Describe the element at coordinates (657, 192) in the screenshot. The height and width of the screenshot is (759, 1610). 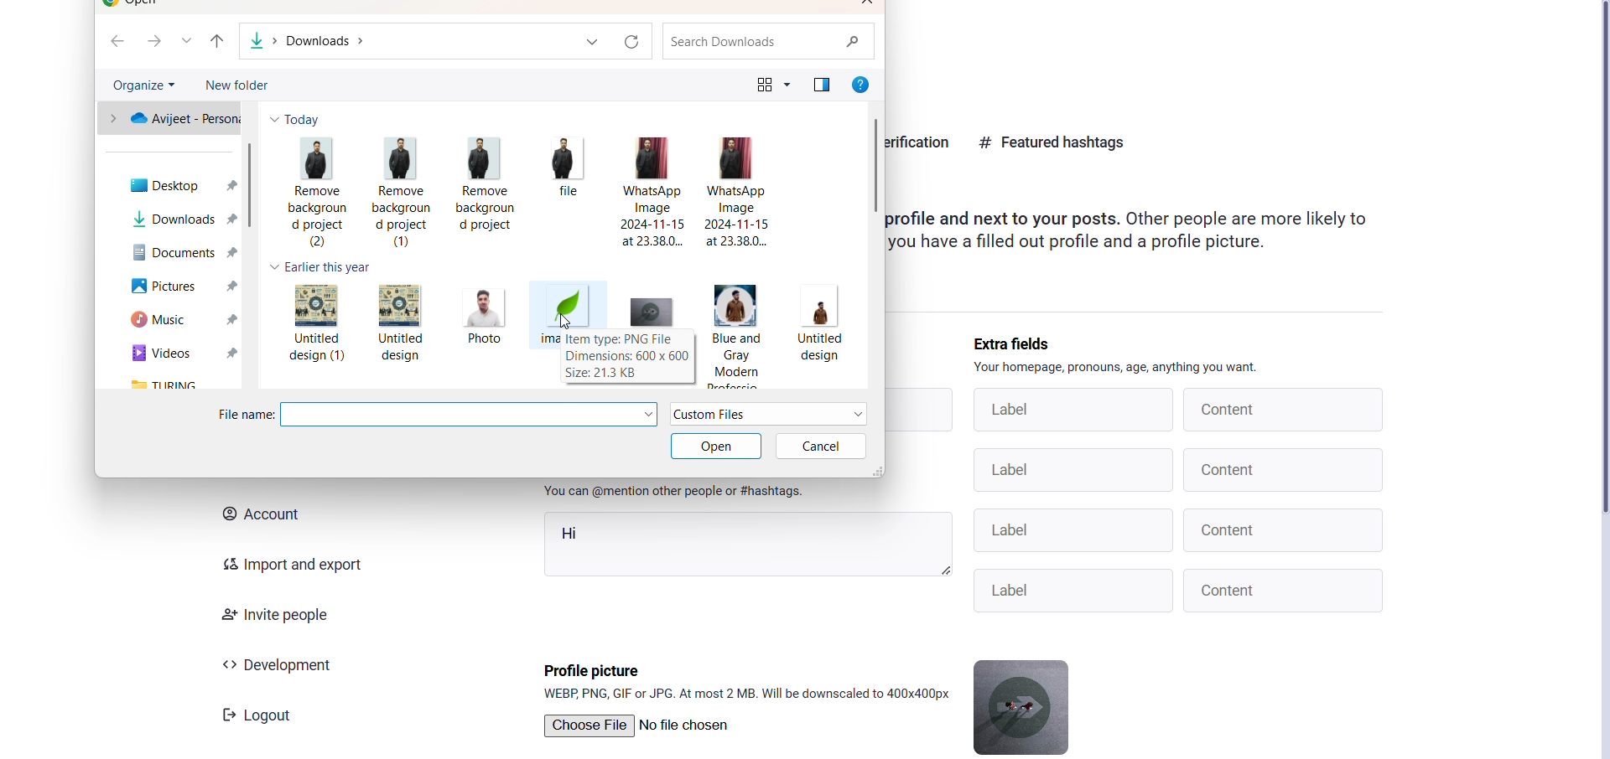
I see `WhatsApp Image 2024-11-15 at 23.38.0...` at that location.